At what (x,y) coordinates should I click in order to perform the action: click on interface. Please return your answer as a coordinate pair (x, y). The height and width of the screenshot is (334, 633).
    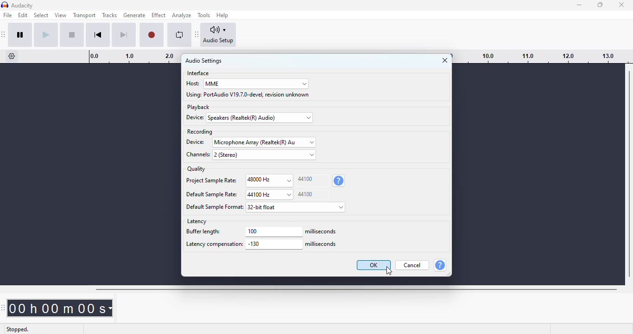
    Looking at the image, I should click on (198, 73).